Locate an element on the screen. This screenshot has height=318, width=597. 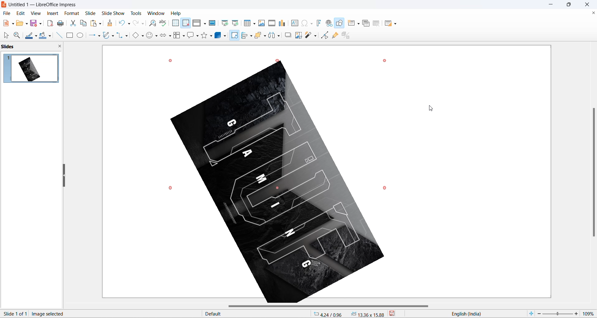
new file is located at coordinates (6, 23).